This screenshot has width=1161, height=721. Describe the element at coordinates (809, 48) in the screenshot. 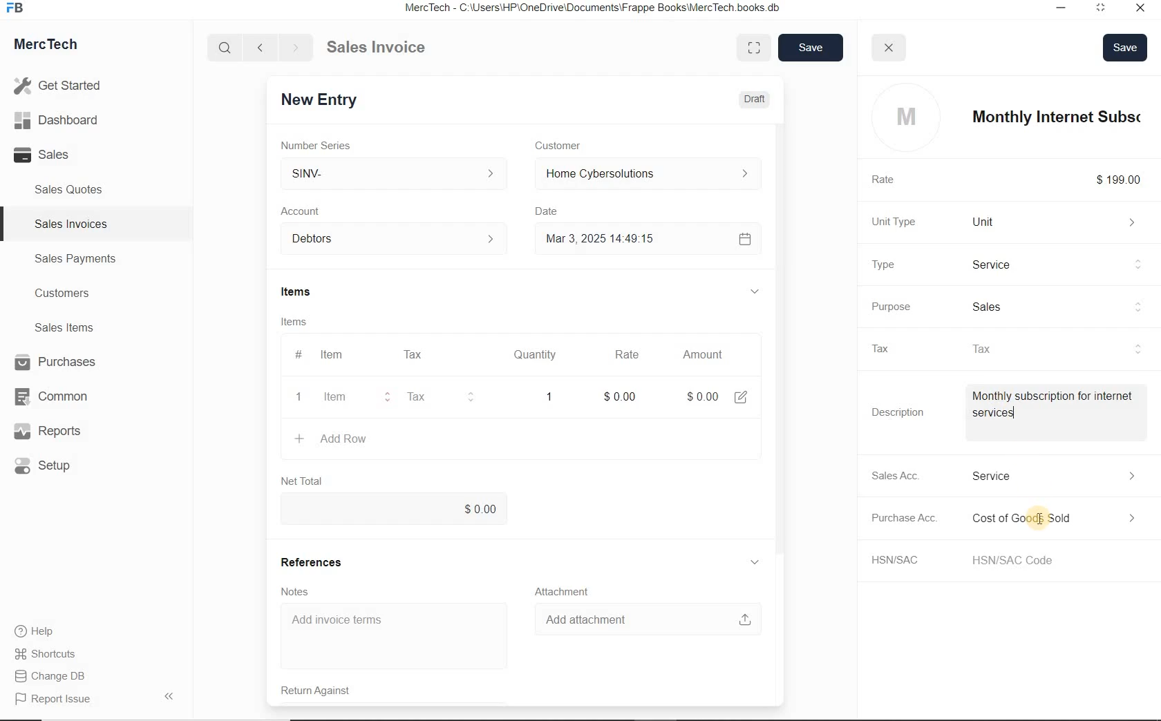

I see `save` at that location.